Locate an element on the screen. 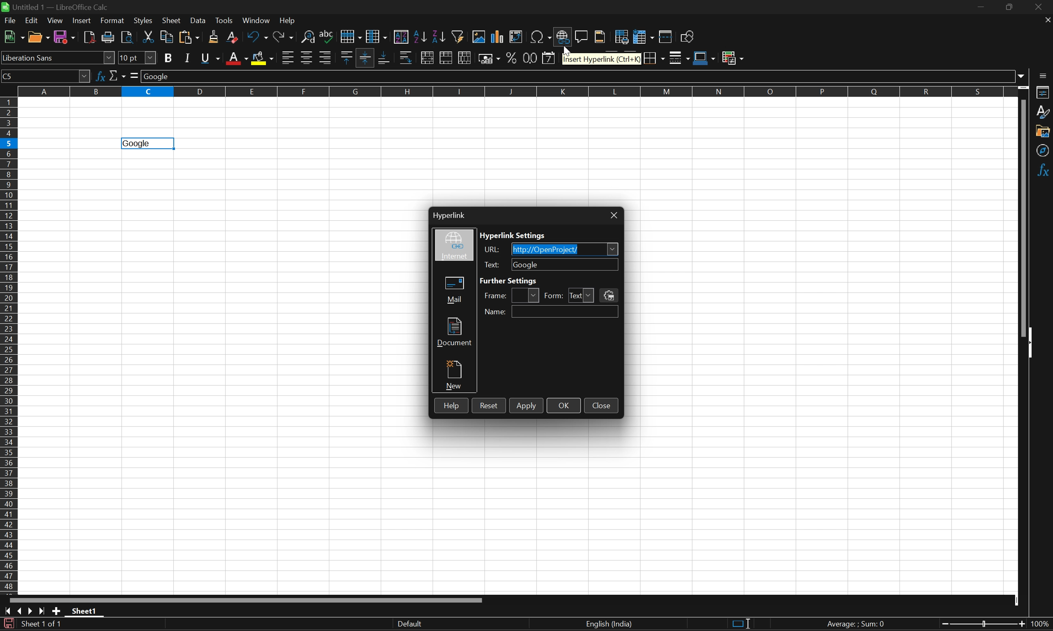 This screenshot has width=1053, height=631. Properties is located at coordinates (1044, 92).